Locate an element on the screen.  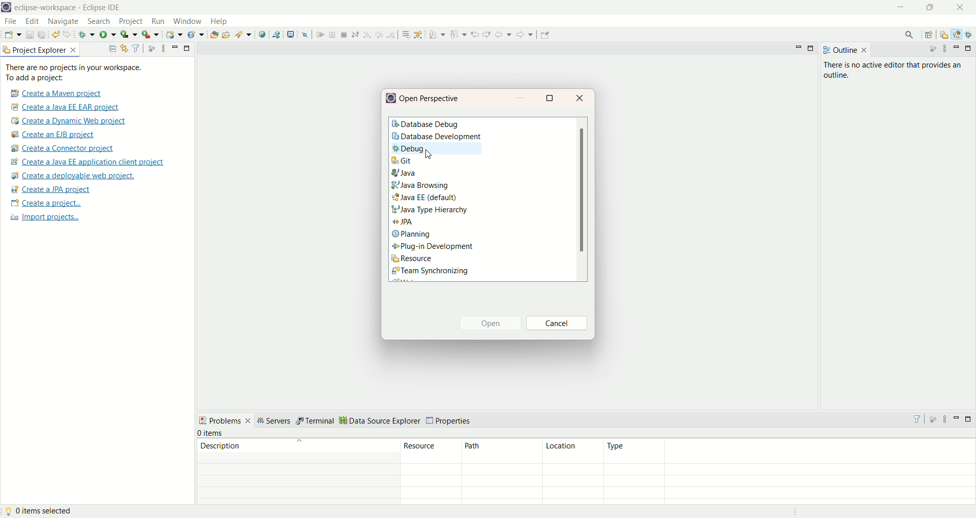
open is located at coordinates (490, 324).